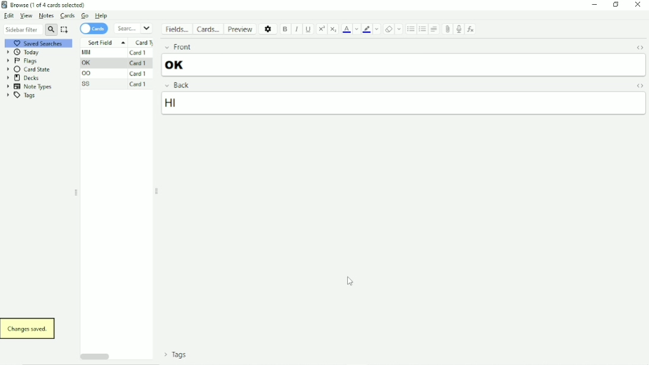 Image resolution: width=649 pixels, height=365 pixels. I want to click on Front, so click(177, 47).